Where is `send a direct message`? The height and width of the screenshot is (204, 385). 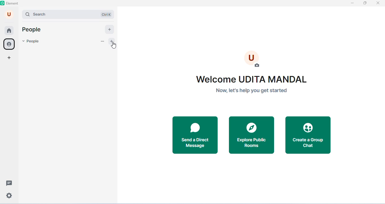 send a direct message is located at coordinates (195, 135).